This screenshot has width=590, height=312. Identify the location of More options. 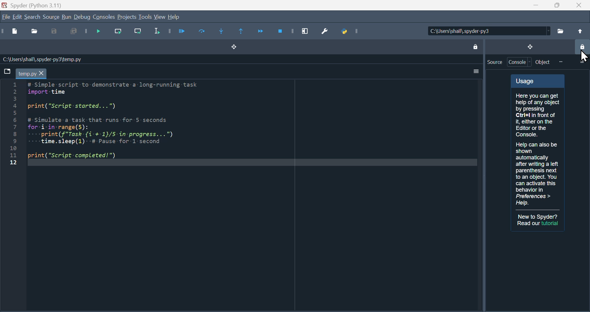
(474, 72).